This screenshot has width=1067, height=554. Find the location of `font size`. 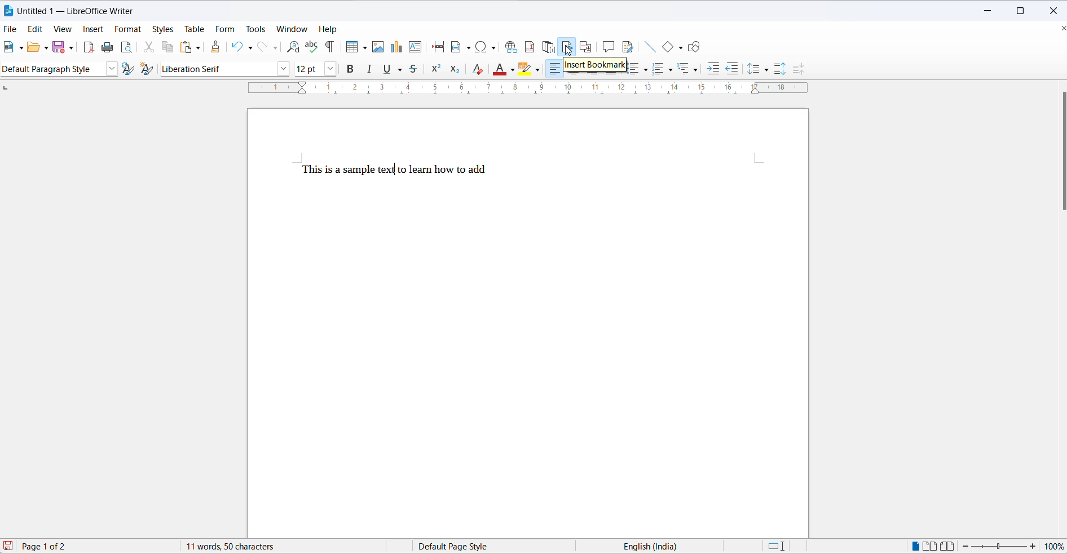

font size is located at coordinates (308, 69).